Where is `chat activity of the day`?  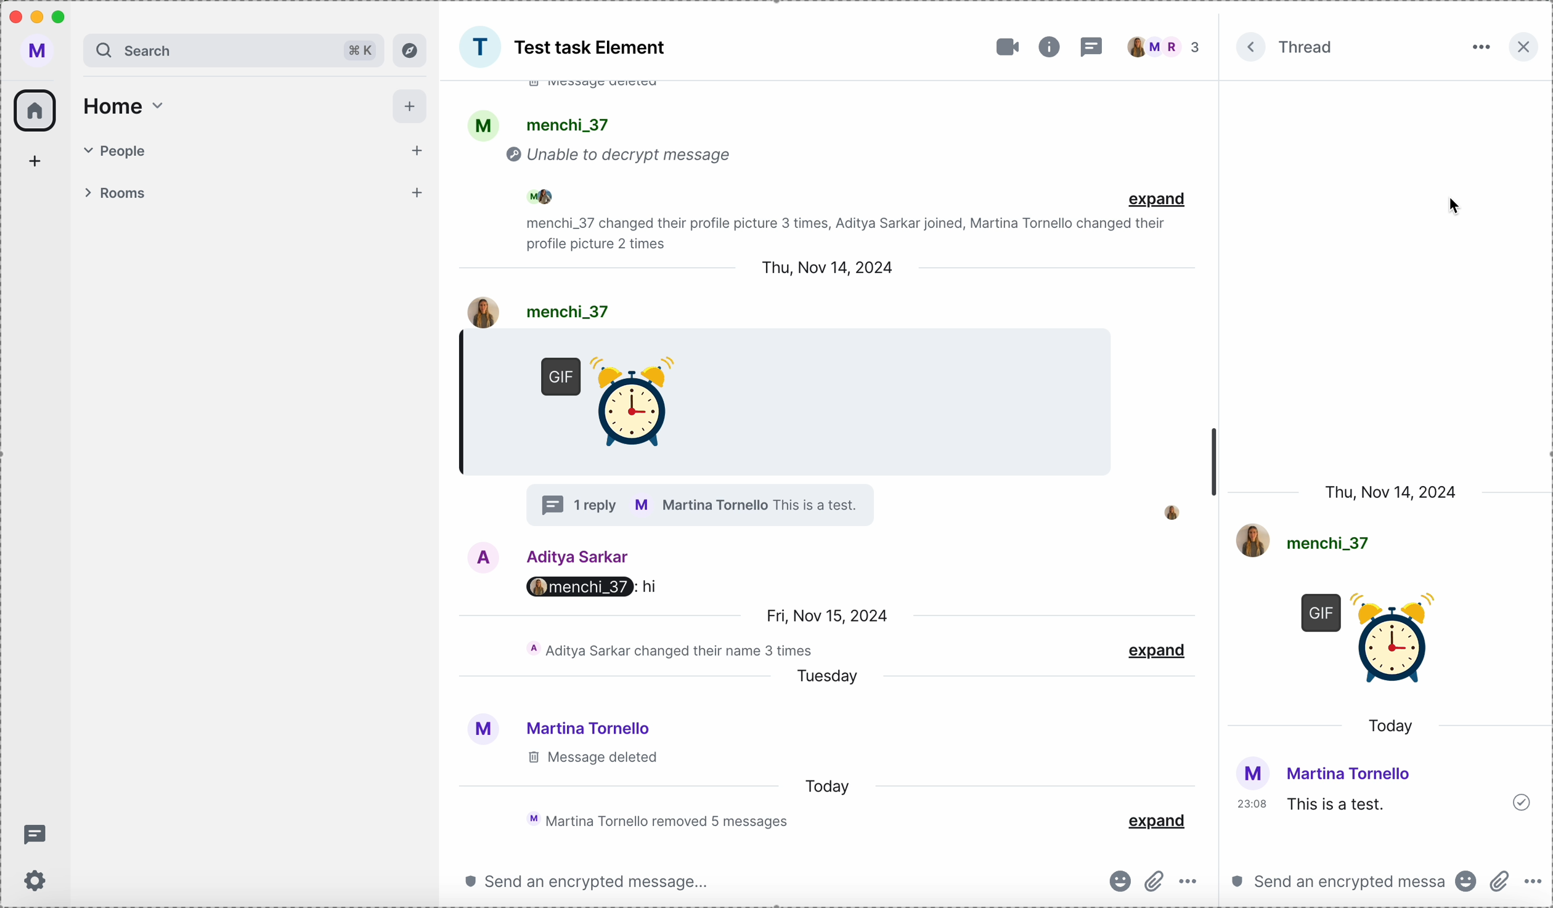
chat activity of the day is located at coordinates (669, 649).